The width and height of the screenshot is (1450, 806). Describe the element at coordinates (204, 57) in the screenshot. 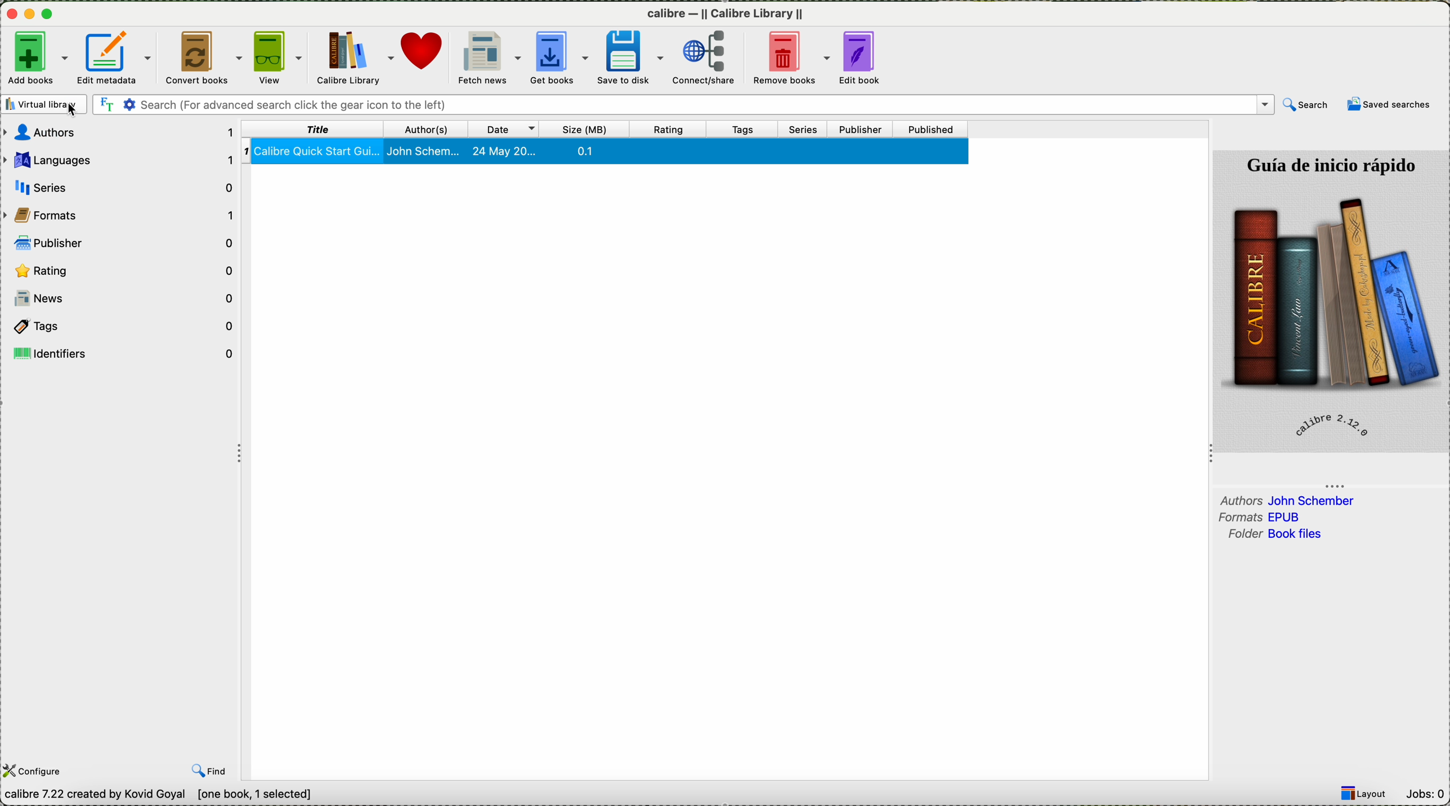

I see `convert books` at that location.